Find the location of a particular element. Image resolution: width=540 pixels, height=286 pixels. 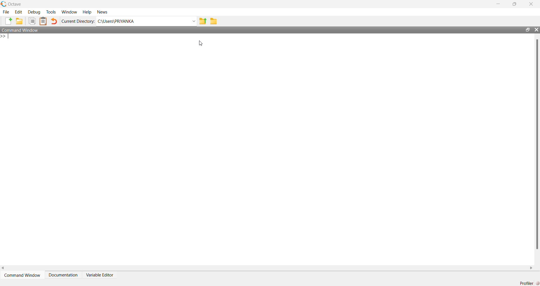

undo is located at coordinates (55, 22).